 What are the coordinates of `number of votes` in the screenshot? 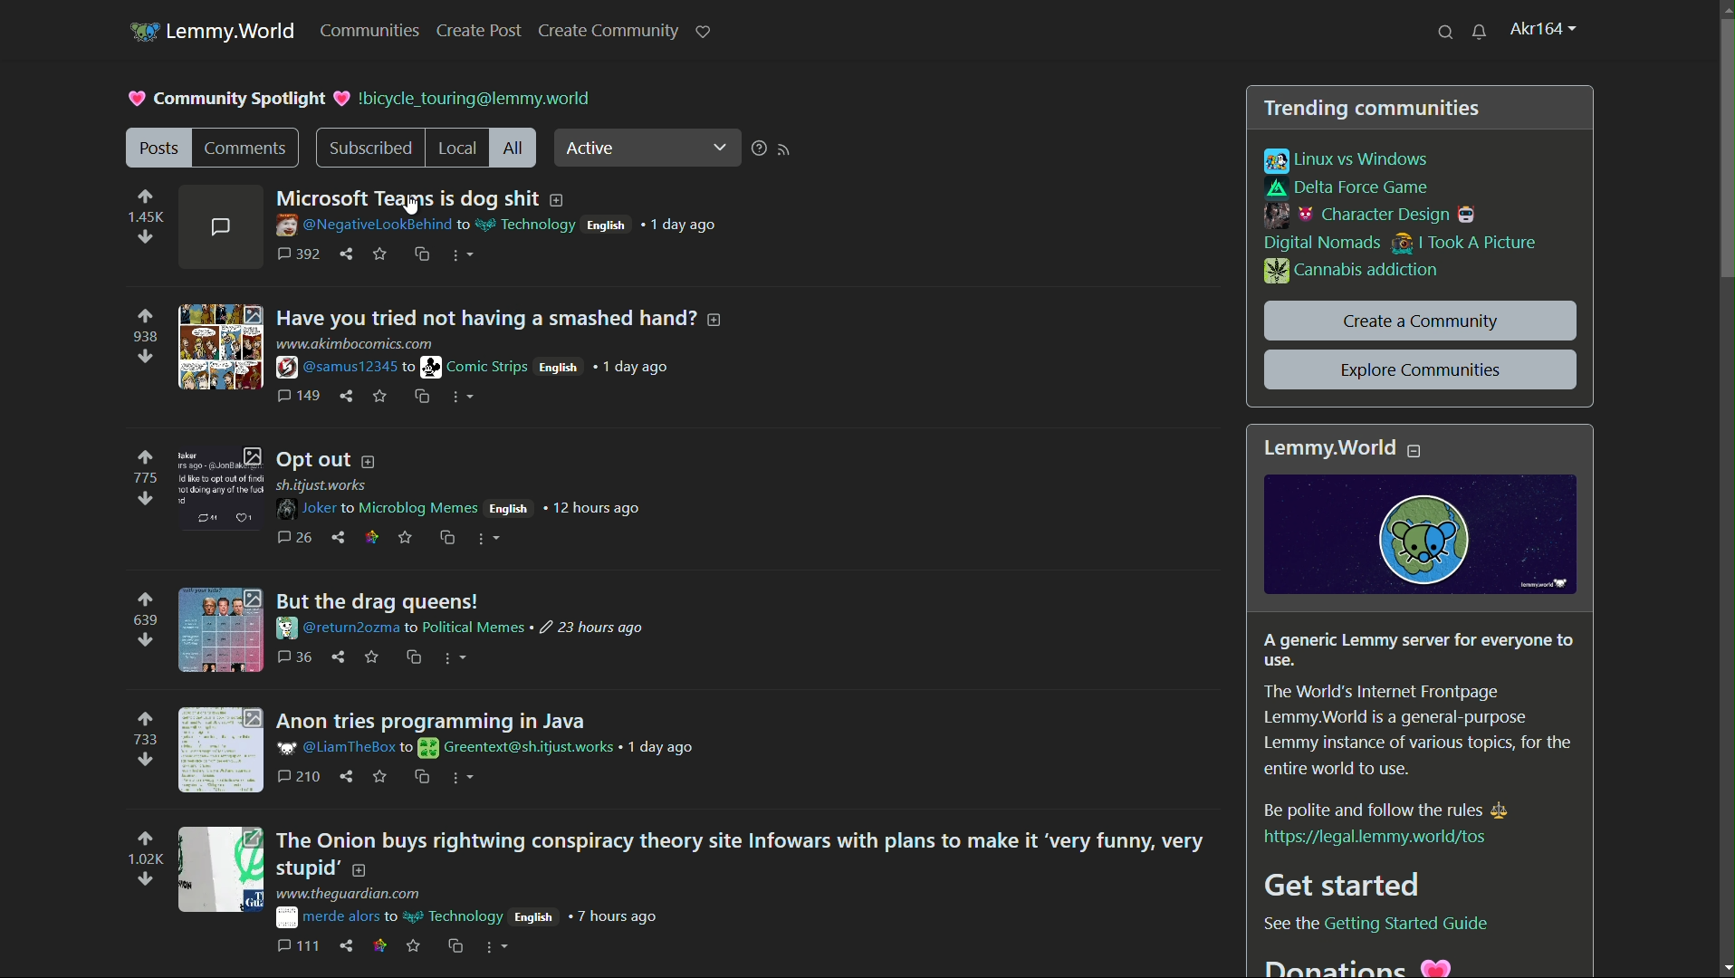 It's located at (146, 334).